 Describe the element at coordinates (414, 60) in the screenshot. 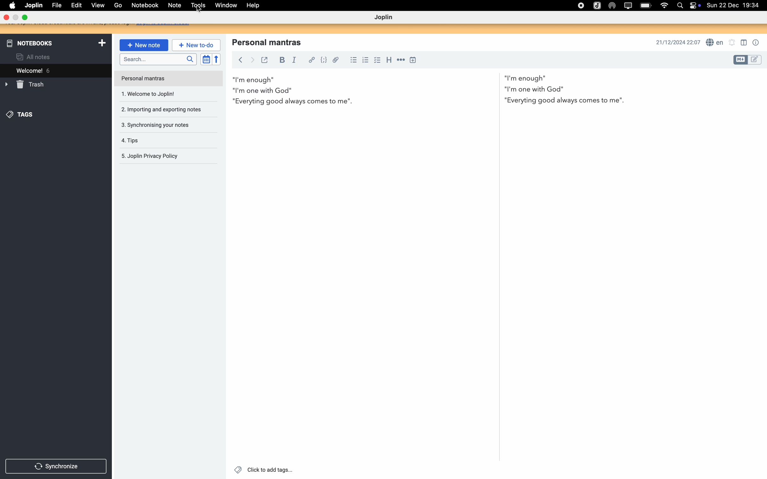

I see `insert time` at that location.